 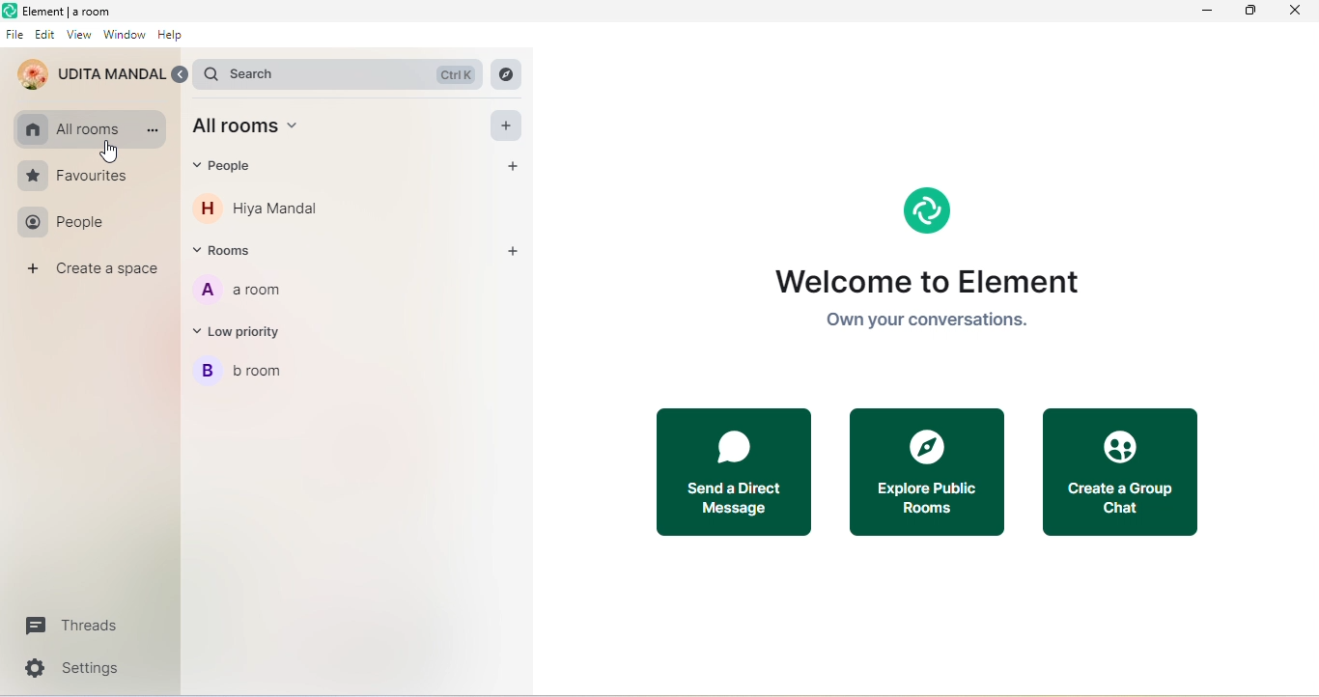 What do you see at coordinates (1119, 473) in the screenshot?
I see `Create a group` at bounding box center [1119, 473].